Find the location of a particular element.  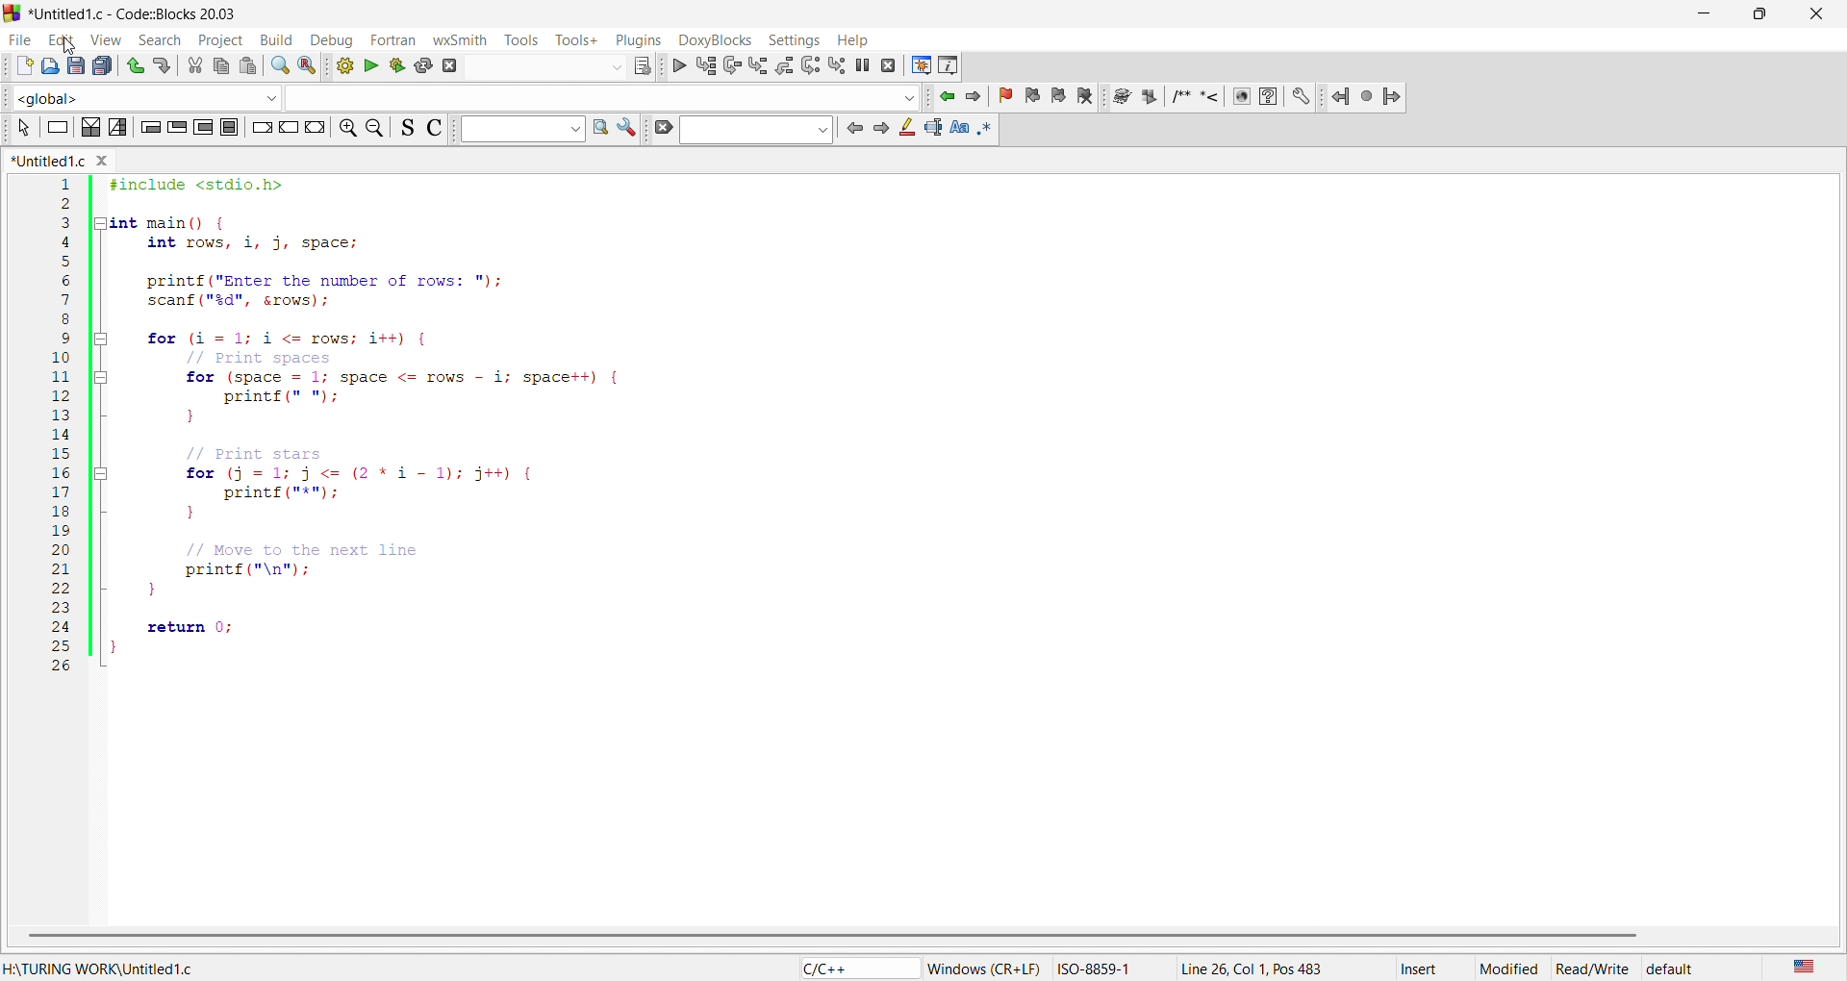

icon is located at coordinates (906, 133).